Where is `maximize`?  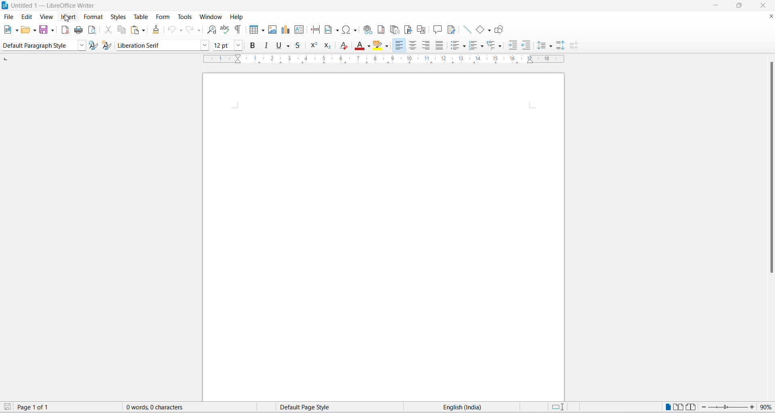 maximize is located at coordinates (742, 6).